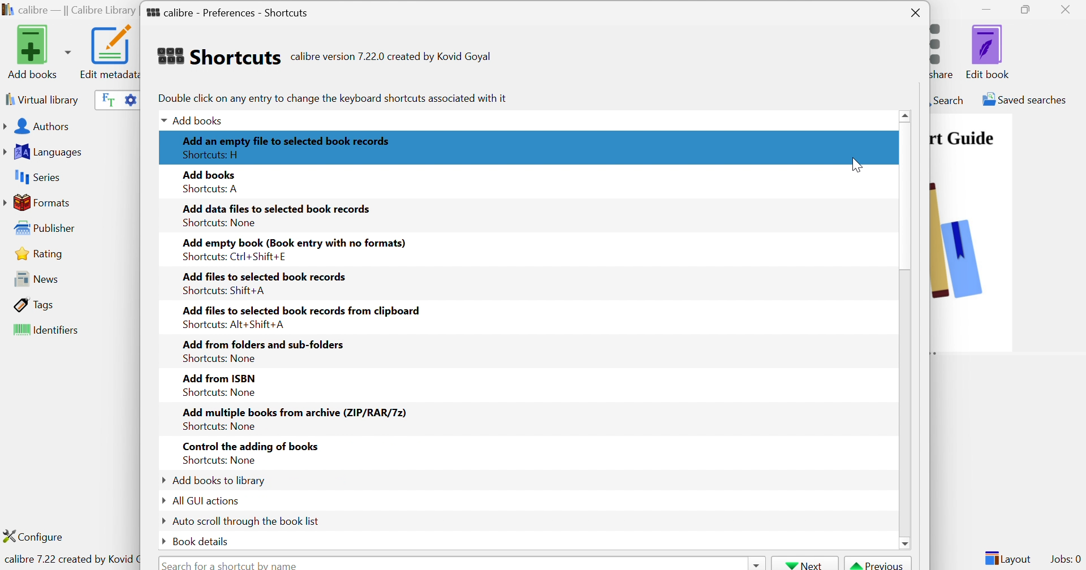 Image resolution: width=1086 pixels, height=570 pixels. Describe the element at coordinates (219, 426) in the screenshot. I see `Shortcuts: None` at that location.